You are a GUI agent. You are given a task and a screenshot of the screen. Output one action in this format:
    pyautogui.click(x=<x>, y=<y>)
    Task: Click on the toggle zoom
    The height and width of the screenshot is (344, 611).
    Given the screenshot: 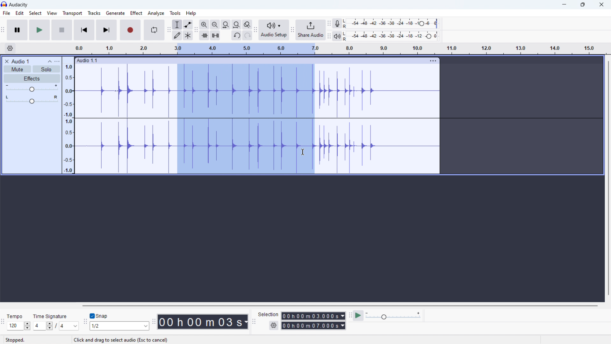 What is the action you would take?
    pyautogui.click(x=248, y=24)
    